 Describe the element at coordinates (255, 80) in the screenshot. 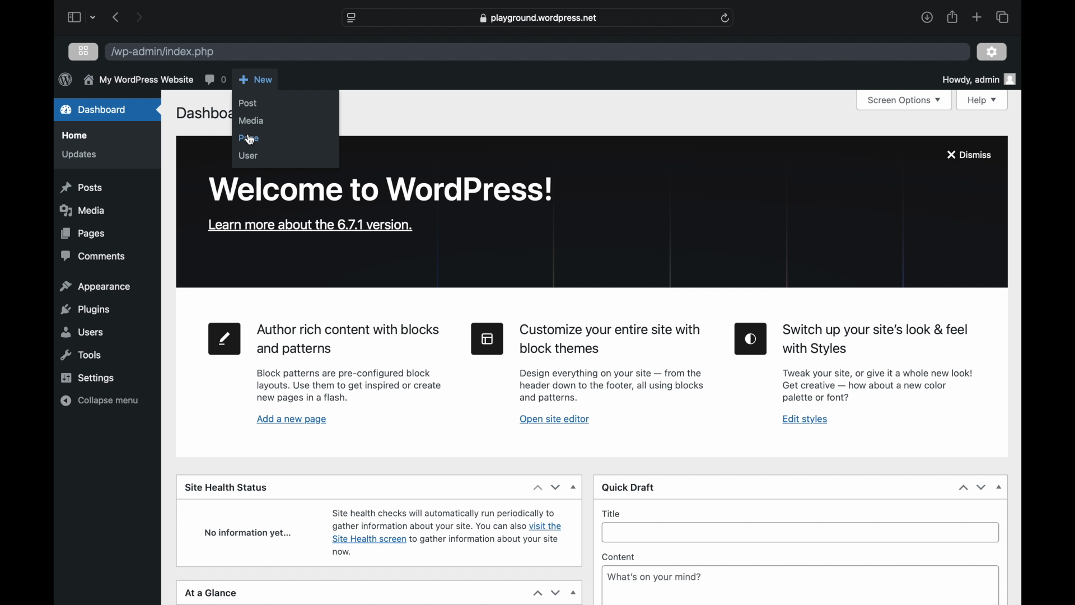

I see `new` at that location.